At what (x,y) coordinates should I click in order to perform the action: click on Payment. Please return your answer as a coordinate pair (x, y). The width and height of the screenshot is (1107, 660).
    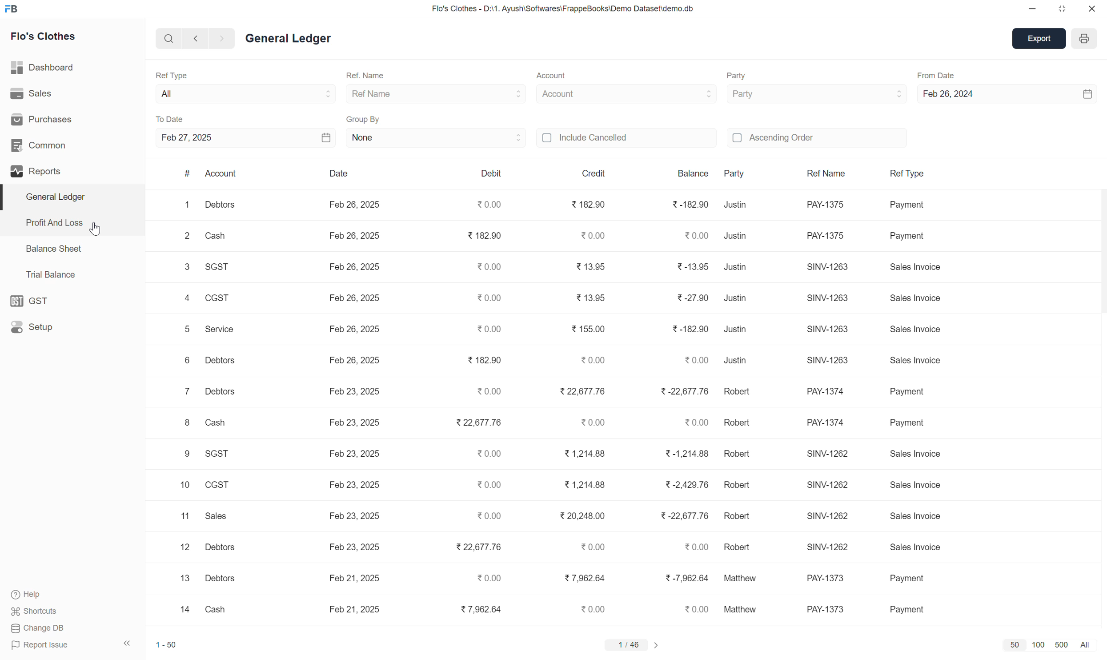
    Looking at the image, I should click on (913, 237).